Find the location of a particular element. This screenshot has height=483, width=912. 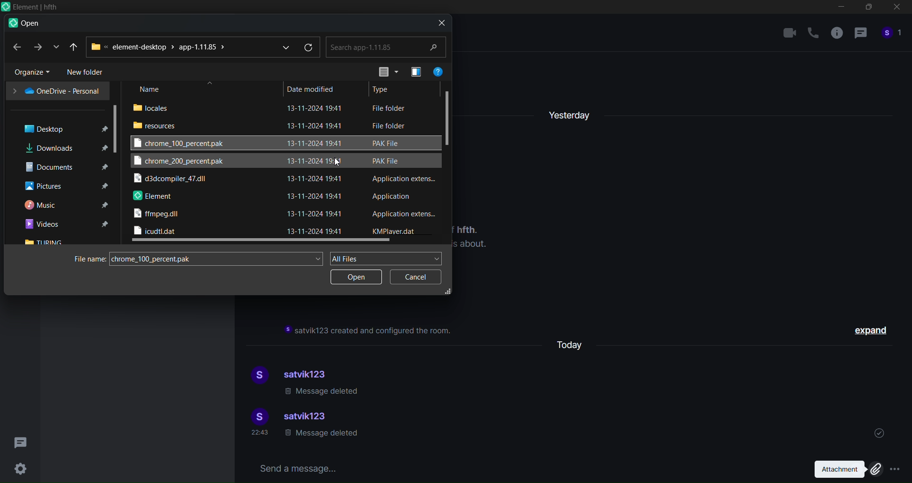

cancel is located at coordinates (414, 278).